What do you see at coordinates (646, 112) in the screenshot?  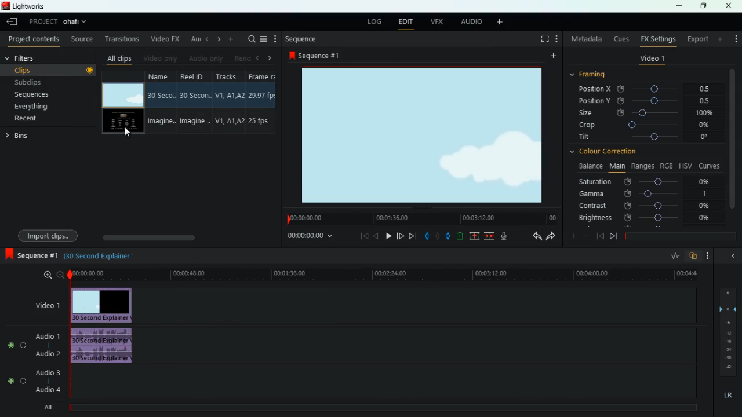 I see `size` at bounding box center [646, 112].